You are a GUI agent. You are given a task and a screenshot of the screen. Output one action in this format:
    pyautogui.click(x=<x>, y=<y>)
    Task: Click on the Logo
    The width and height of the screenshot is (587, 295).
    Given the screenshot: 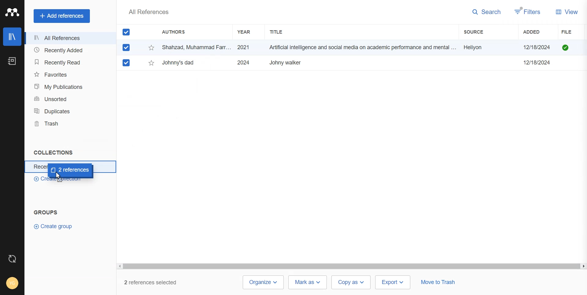 What is the action you would take?
    pyautogui.click(x=12, y=12)
    